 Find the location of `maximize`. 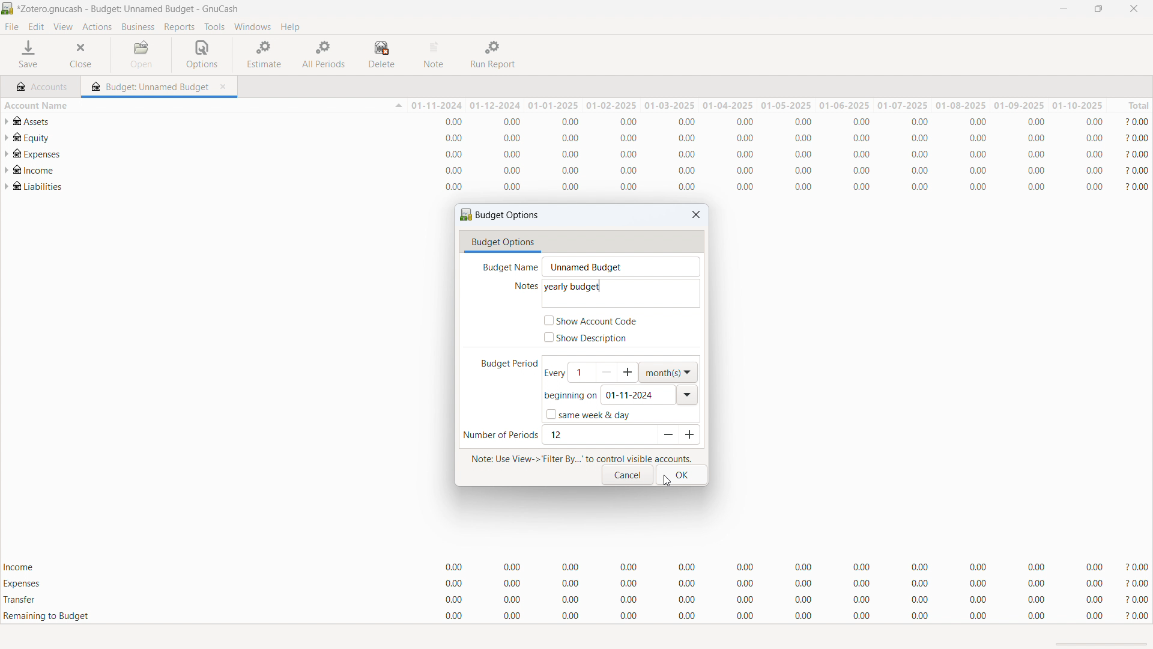

maximize is located at coordinates (1098, 9).